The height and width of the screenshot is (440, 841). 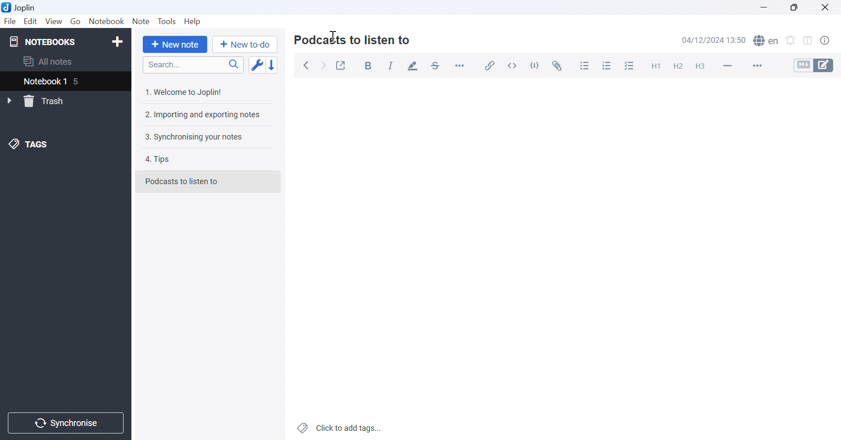 What do you see at coordinates (10, 101) in the screenshot?
I see `Drop Down` at bounding box center [10, 101].